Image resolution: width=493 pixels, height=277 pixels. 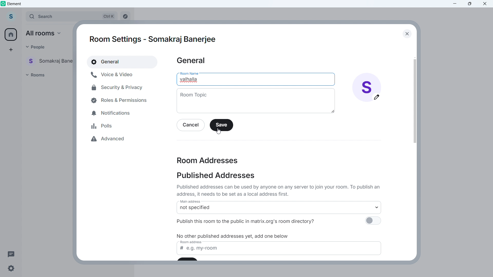 What do you see at coordinates (11, 270) in the screenshot?
I see `Settings ` at bounding box center [11, 270].